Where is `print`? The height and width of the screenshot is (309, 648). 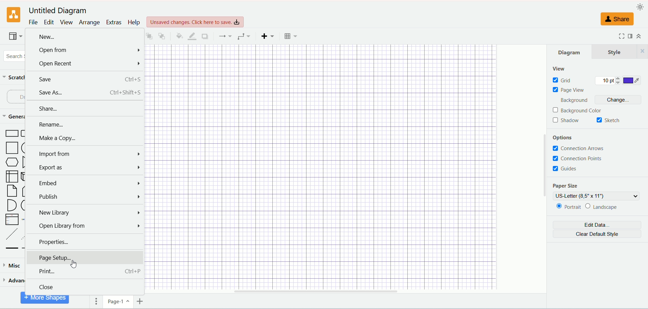 print is located at coordinates (84, 272).